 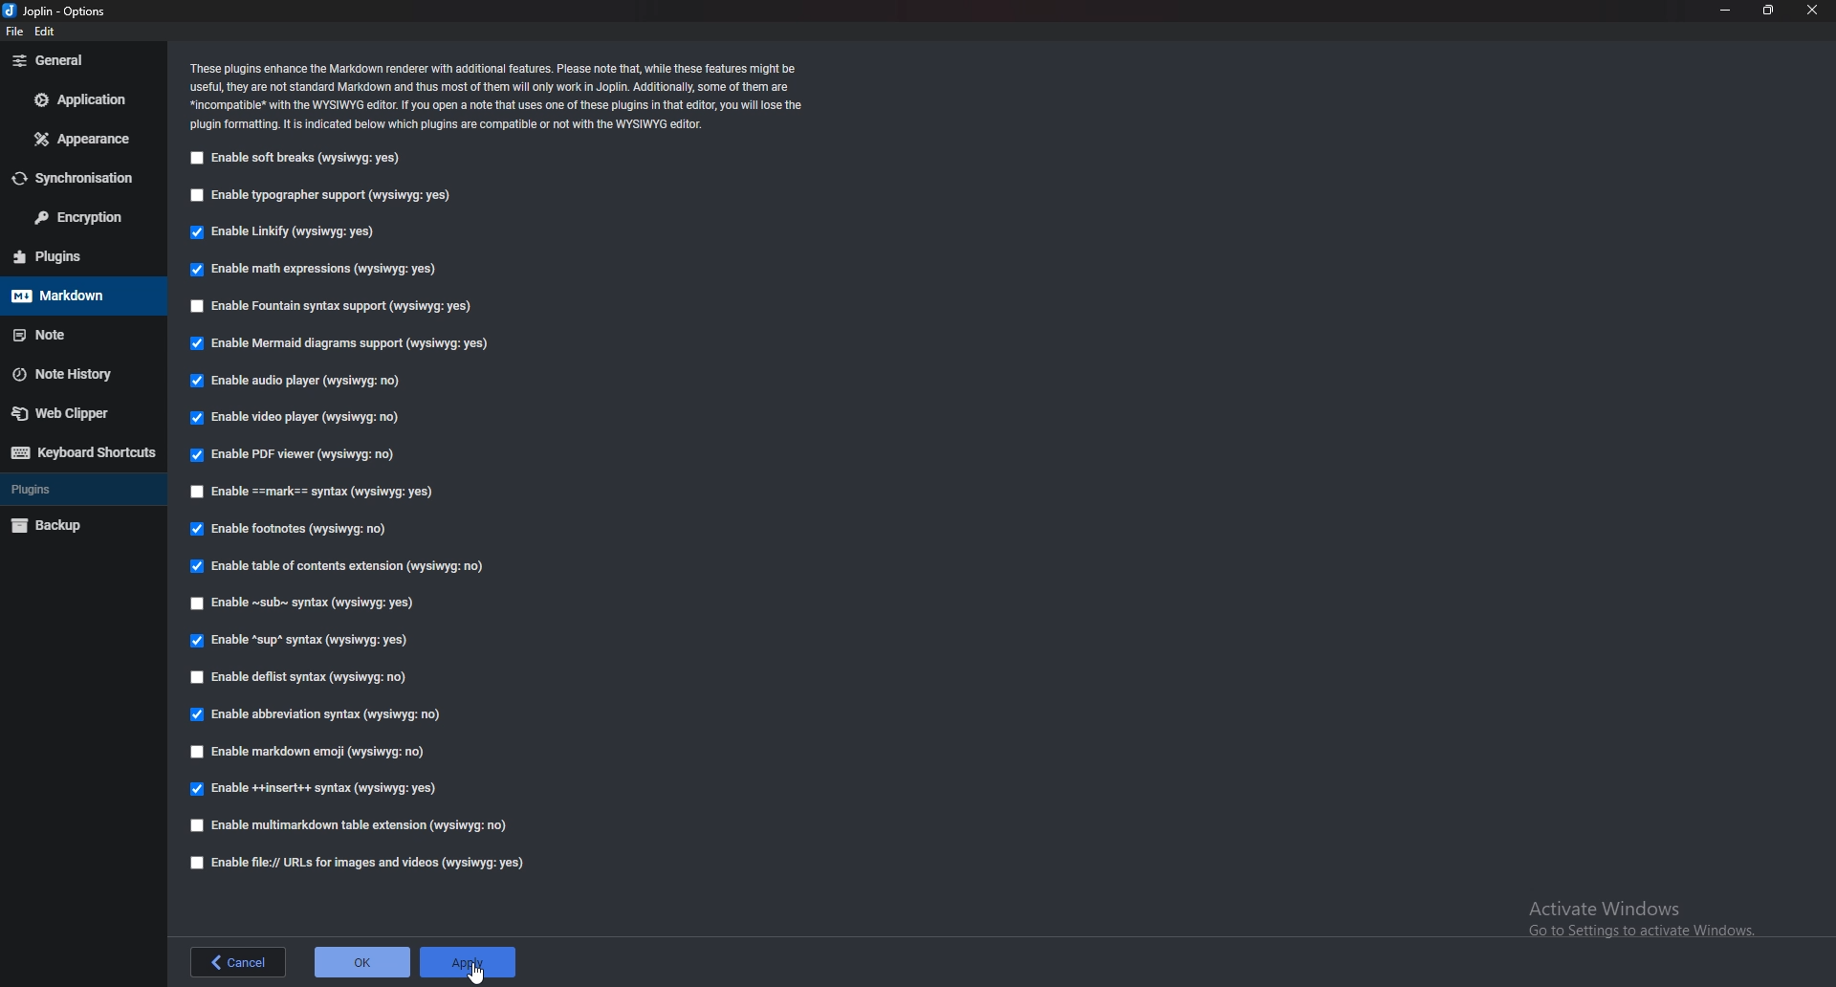 What do you see at coordinates (351, 862) in the screenshot?
I see `Enable file urls for images and videos` at bounding box center [351, 862].